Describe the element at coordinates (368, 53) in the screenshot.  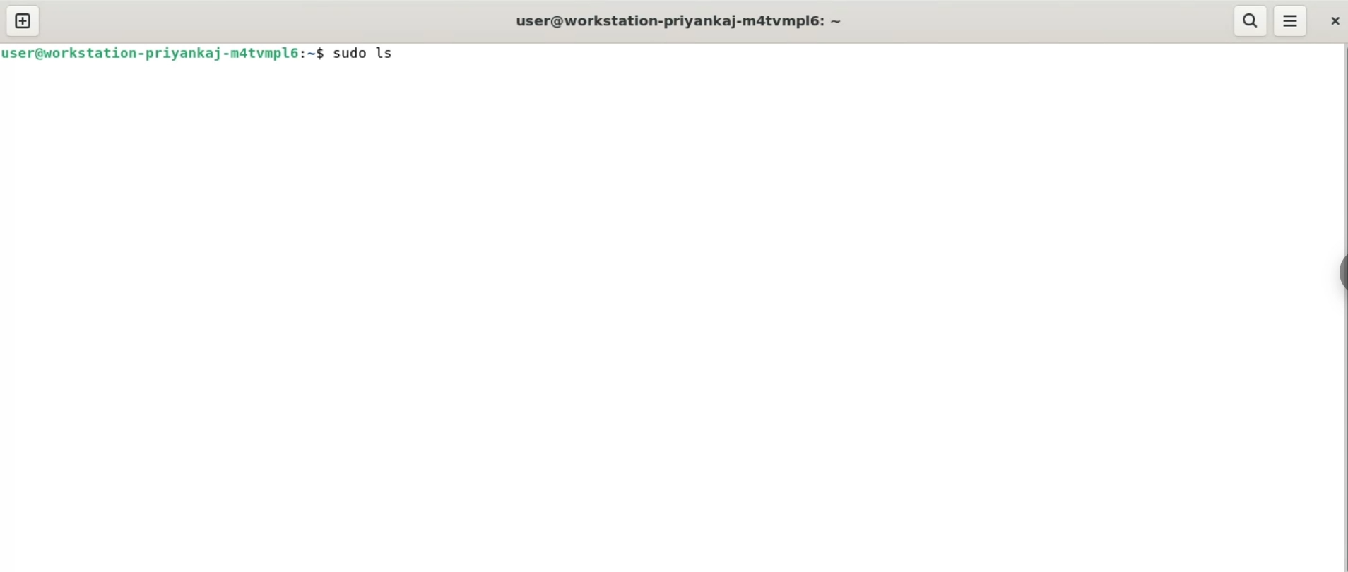
I see `command` at that location.